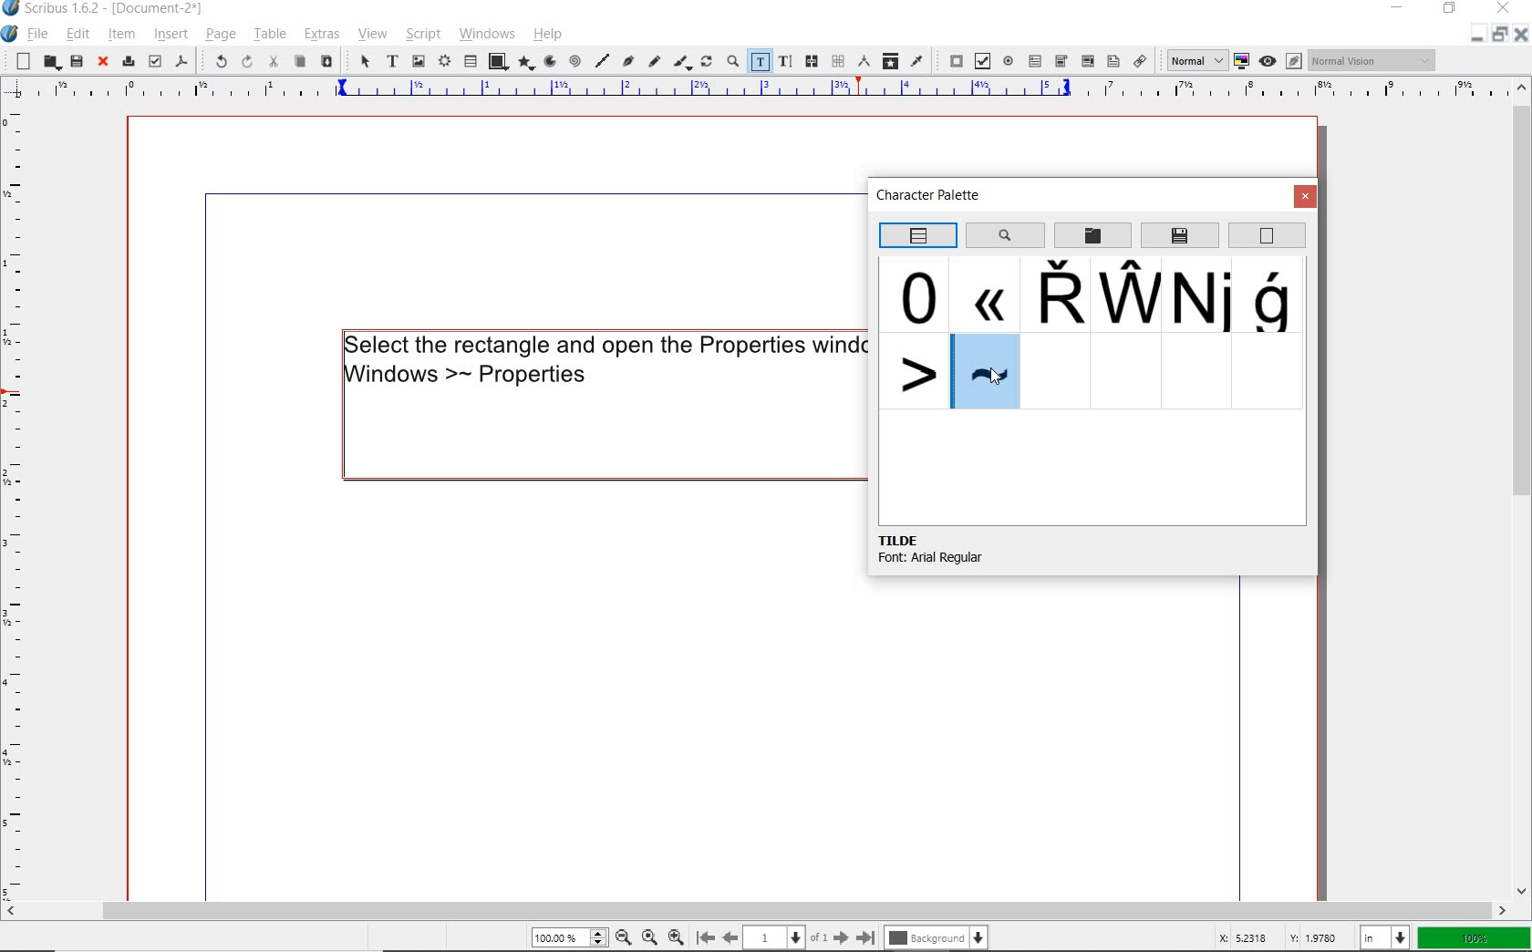  What do you see at coordinates (119, 34) in the screenshot?
I see `item` at bounding box center [119, 34].